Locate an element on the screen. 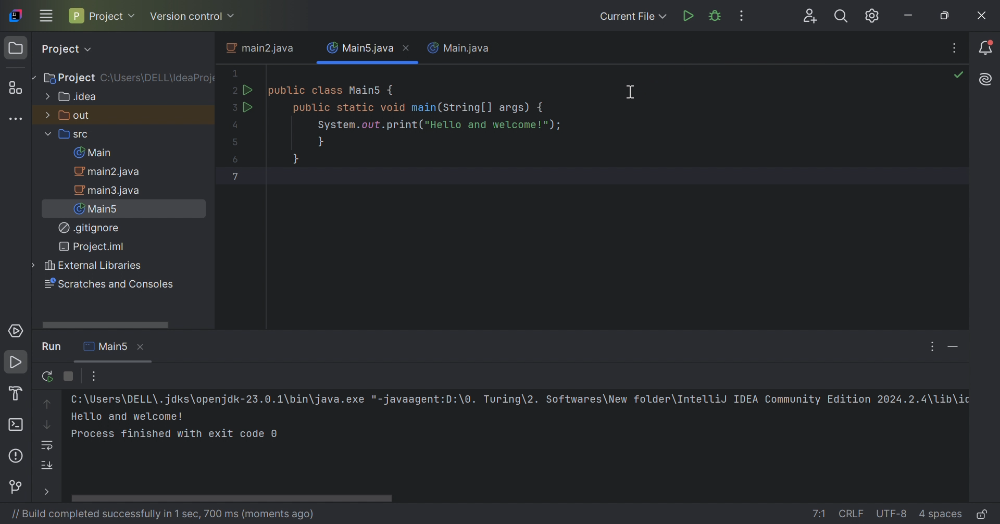 This screenshot has height=524, width=1000. } is located at coordinates (298, 160).